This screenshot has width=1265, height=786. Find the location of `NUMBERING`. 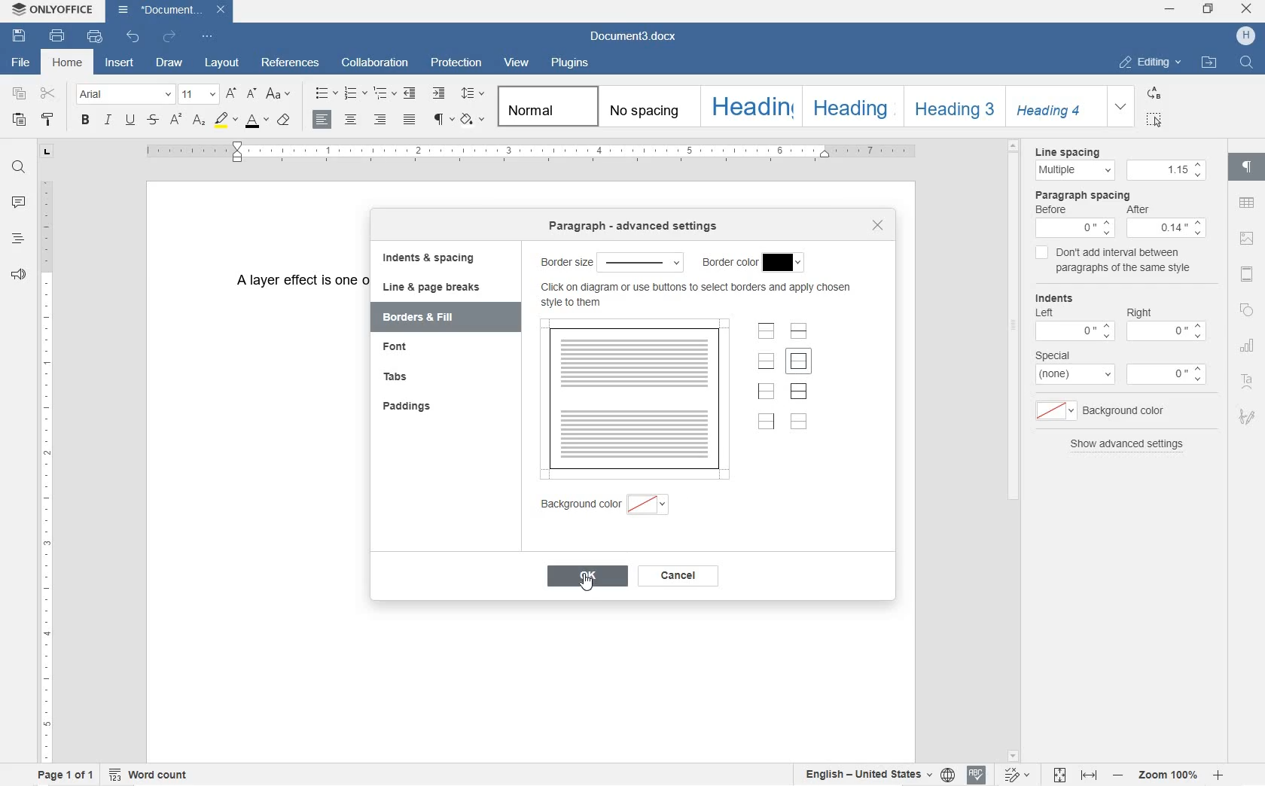

NUMBERING is located at coordinates (355, 92).